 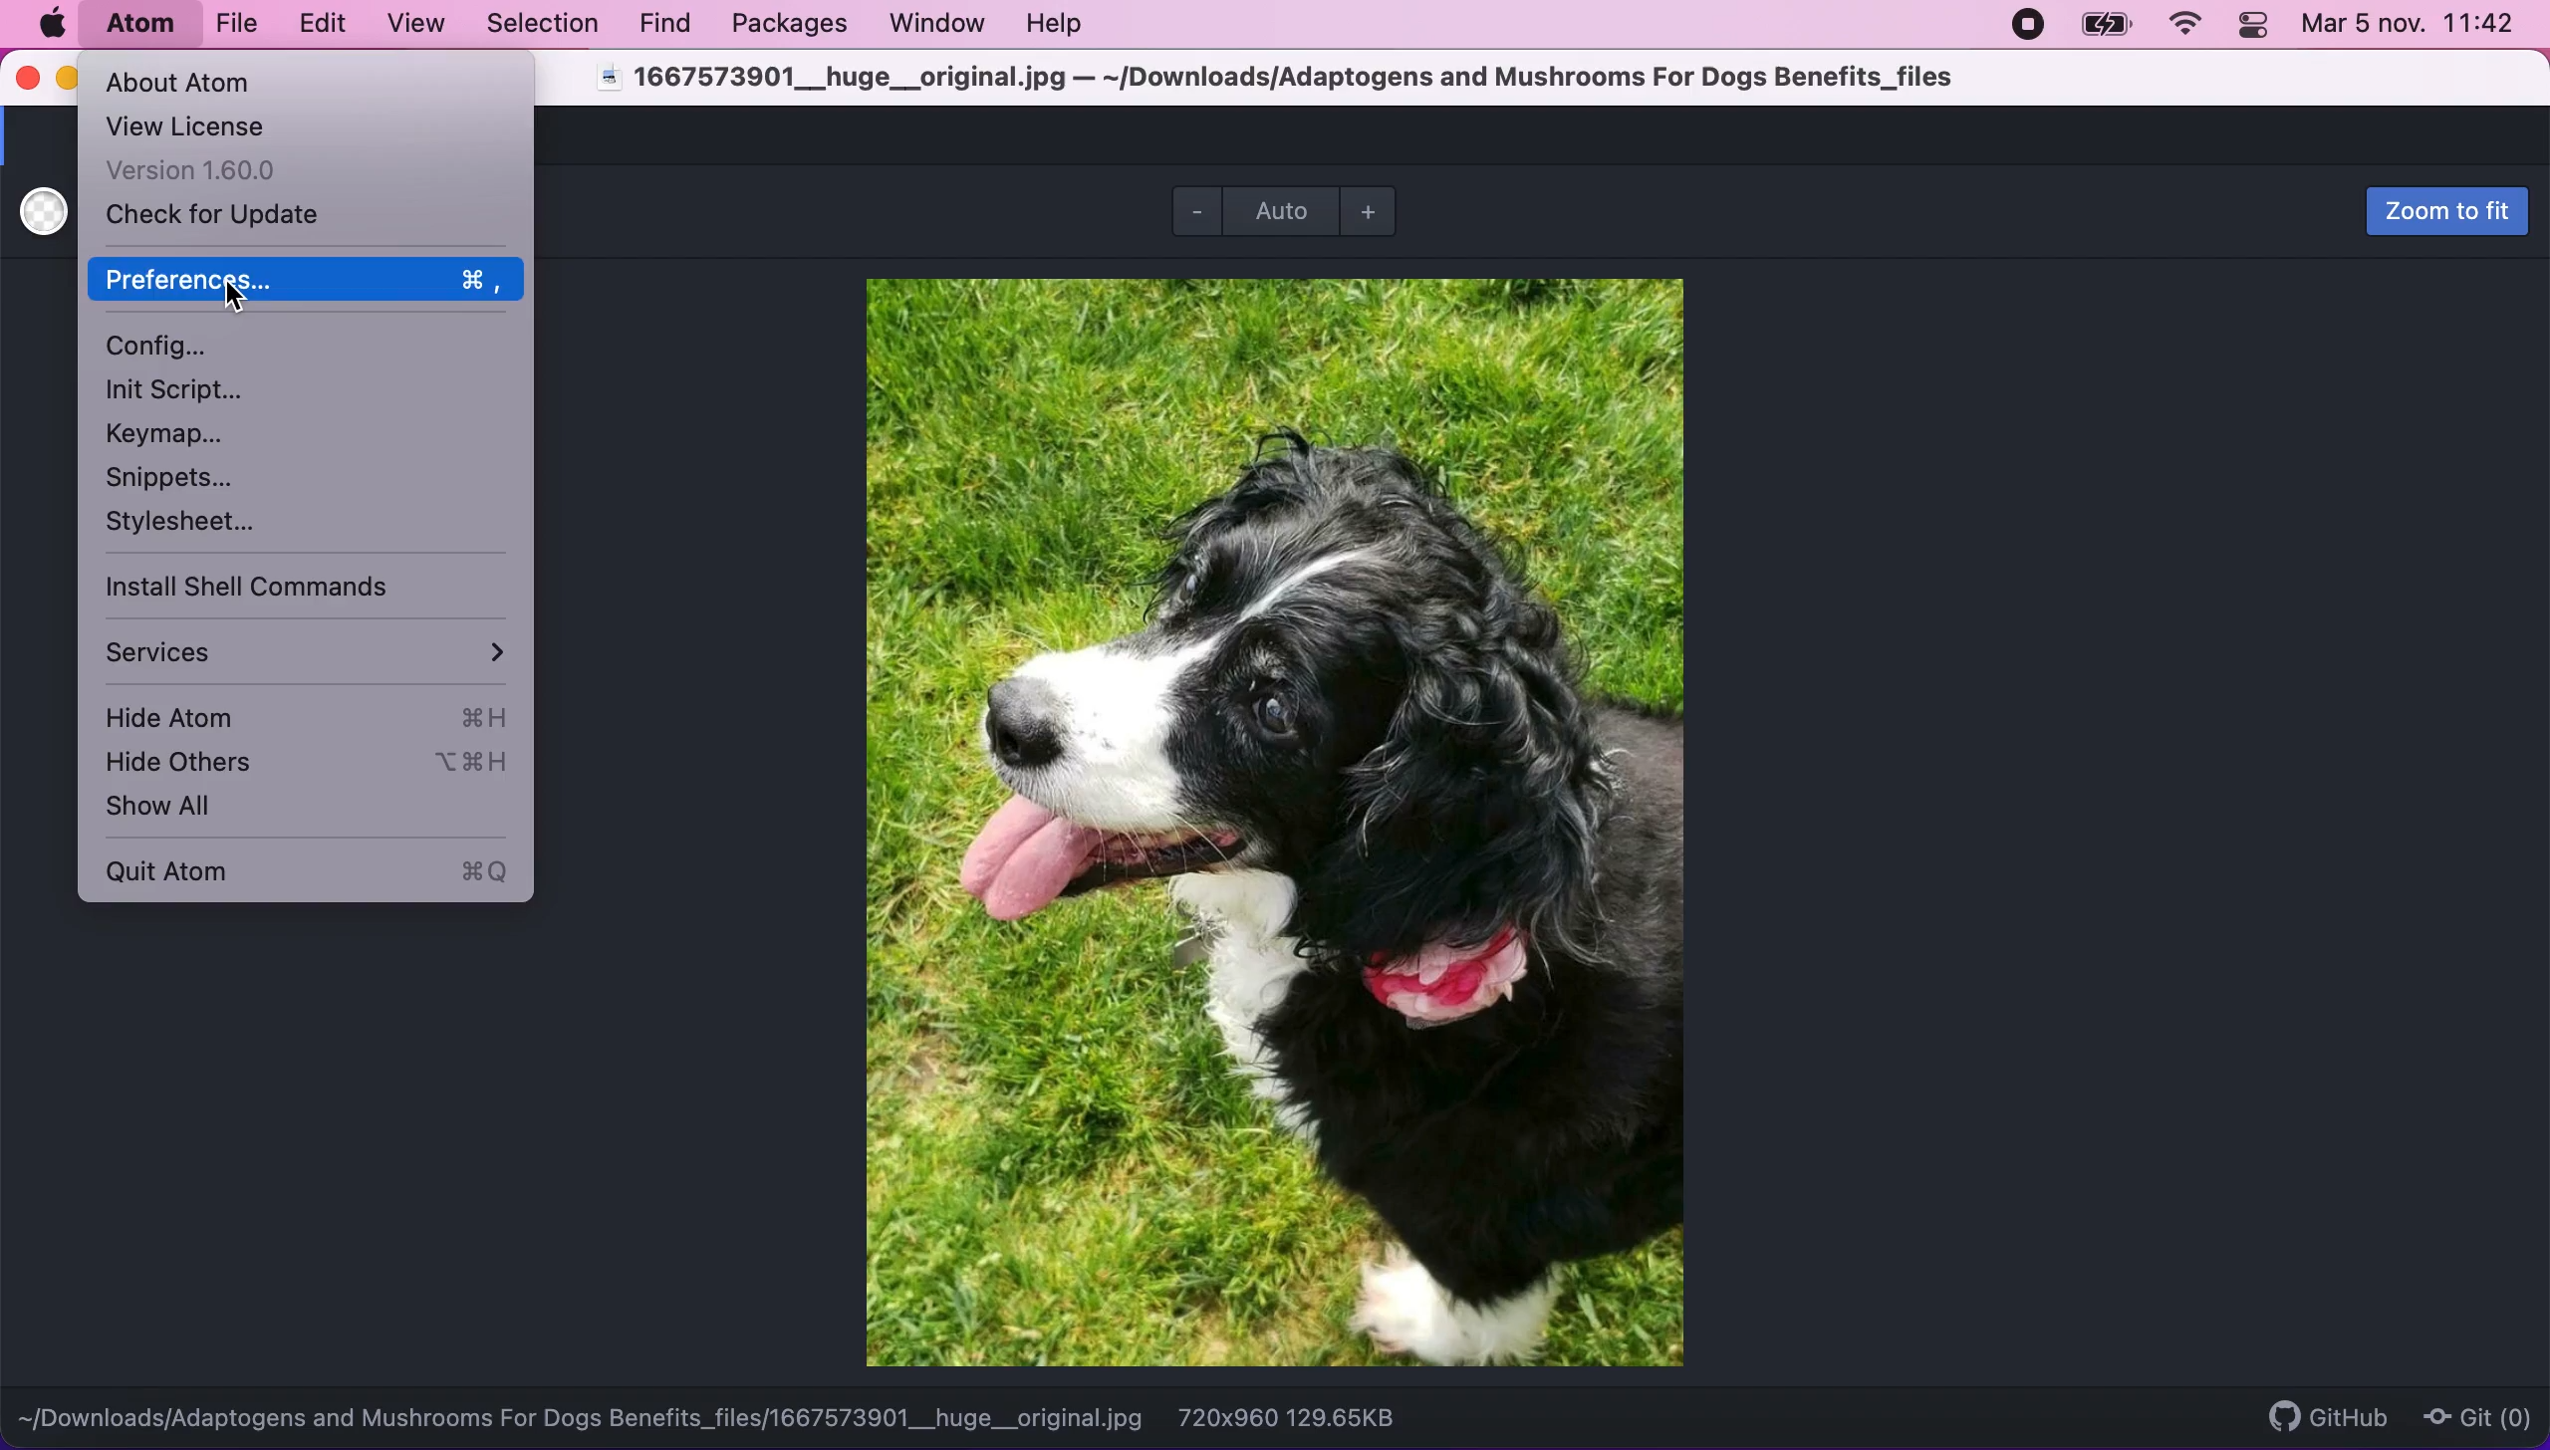 What do you see at coordinates (581, 1419) in the screenshot?
I see `~[/Downloads/Adaptogens and Mushrooms For Dogs Benefits_files/1667573901__huge__original.jpg` at bounding box center [581, 1419].